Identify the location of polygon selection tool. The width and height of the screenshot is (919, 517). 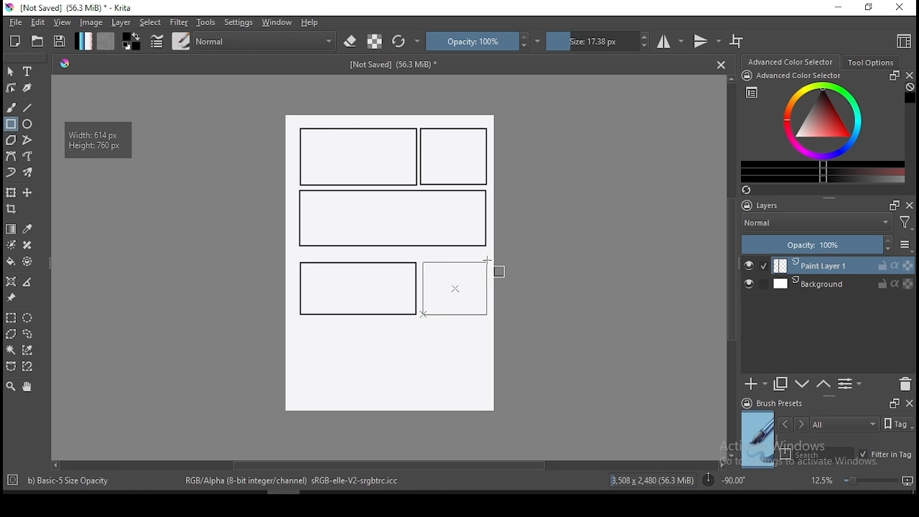
(11, 334).